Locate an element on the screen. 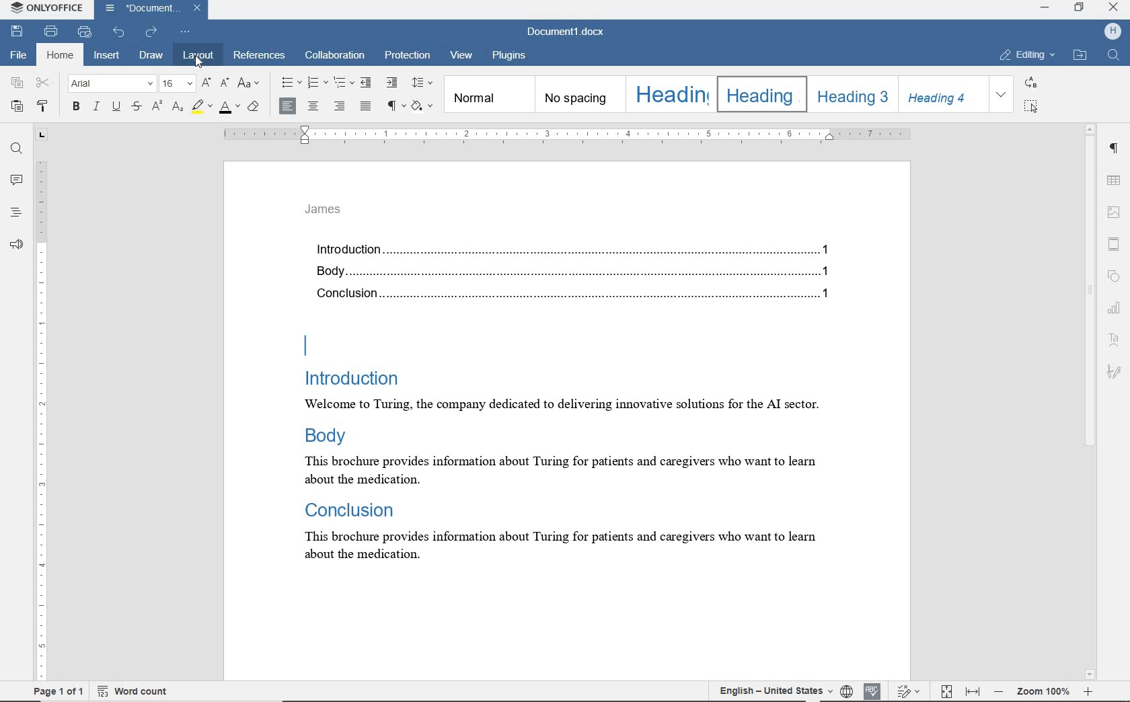  fit to width is located at coordinates (973, 691).